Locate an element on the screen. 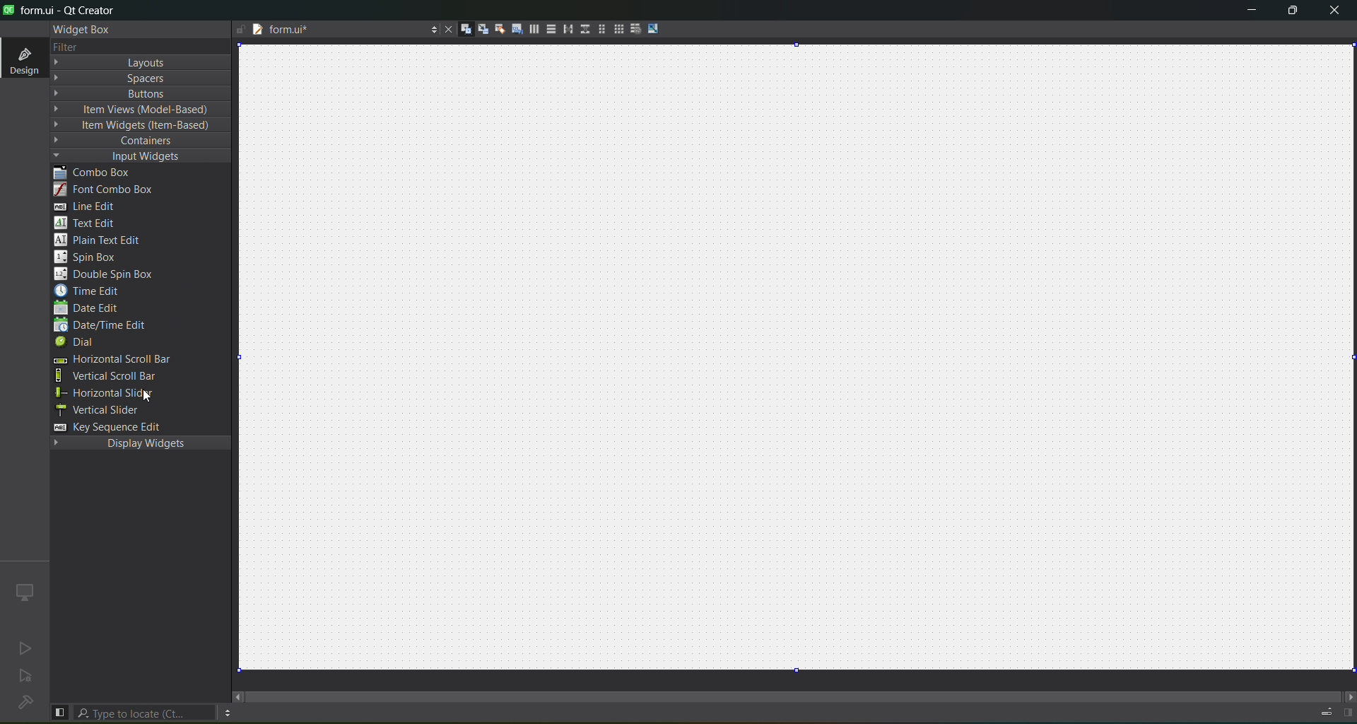 This screenshot has height=724, width=1357. move right is located at coordinates (1348, 694).